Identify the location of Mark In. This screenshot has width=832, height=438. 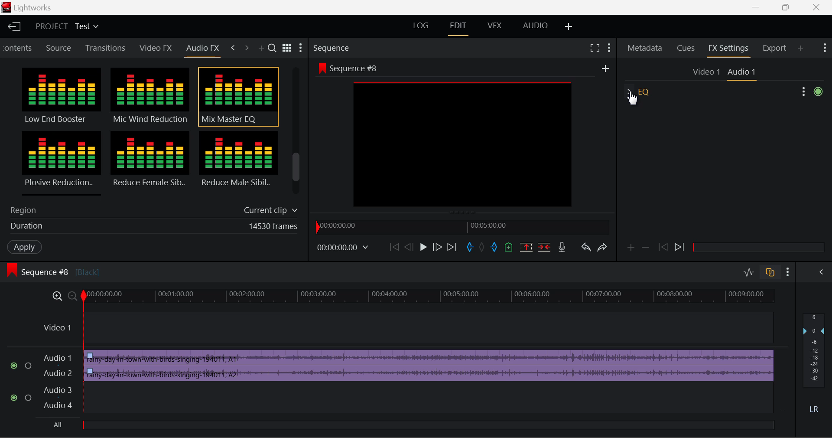
(471, 248).